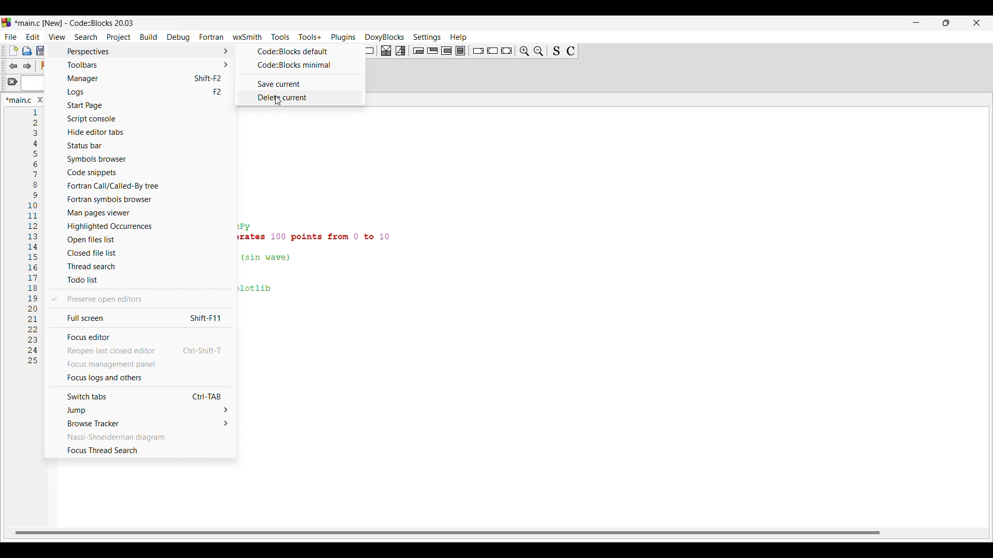 This screenshot has width=993, height=558. I want to click on Search menu, so click(86, 37).